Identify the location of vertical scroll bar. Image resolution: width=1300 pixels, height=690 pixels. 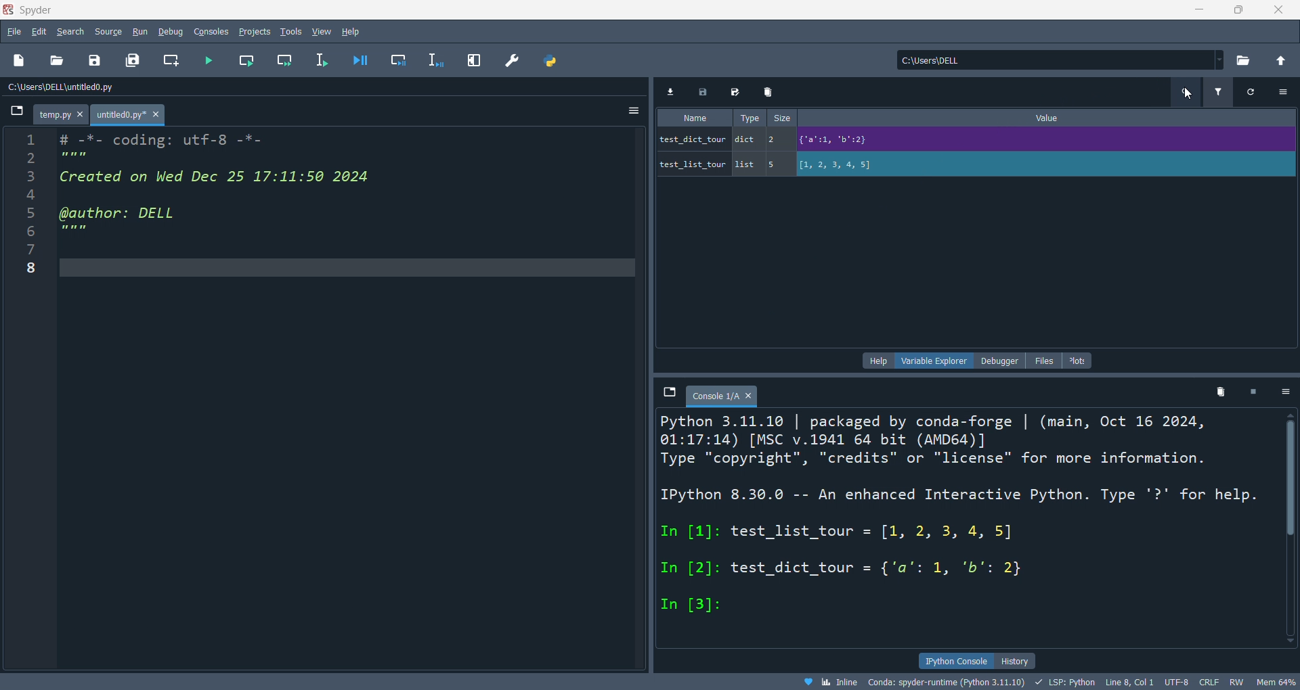
(1291, 530).